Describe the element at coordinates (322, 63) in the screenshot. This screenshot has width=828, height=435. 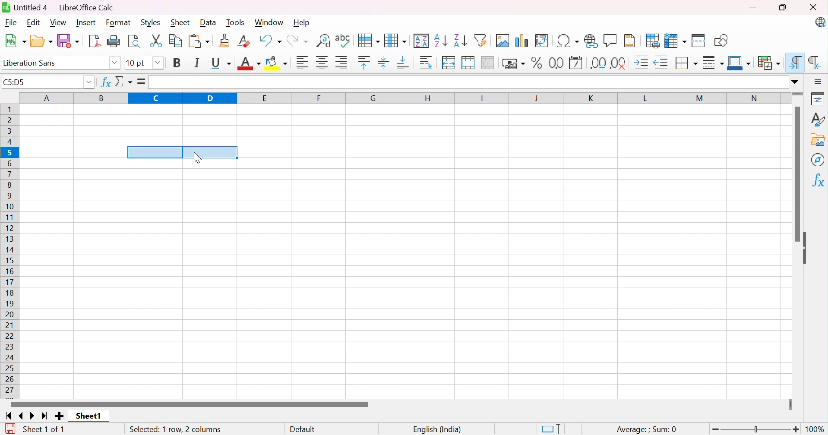
I see `Align Center` at that location.